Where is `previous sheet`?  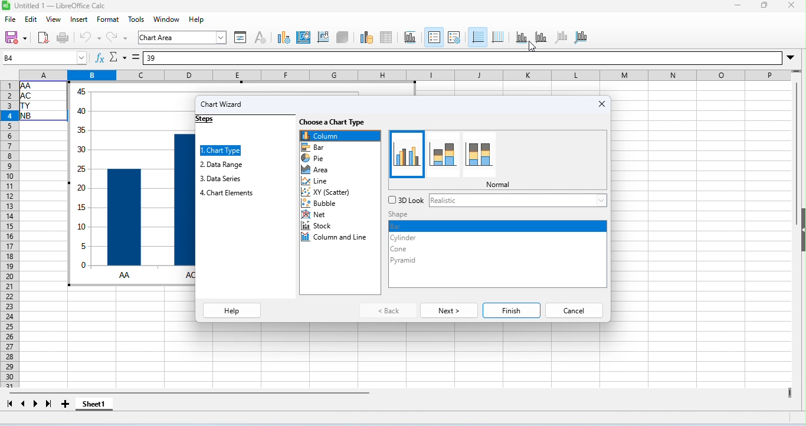
previous sheet is located at coordinates (24, 404).